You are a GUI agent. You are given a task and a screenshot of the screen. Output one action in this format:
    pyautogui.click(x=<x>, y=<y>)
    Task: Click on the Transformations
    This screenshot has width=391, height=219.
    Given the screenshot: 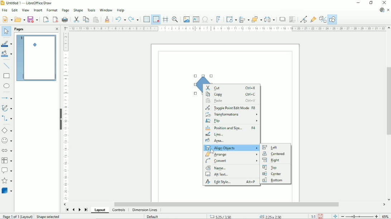 What is the action you would take?
    pyautogui.click(x=232, y=115)
    